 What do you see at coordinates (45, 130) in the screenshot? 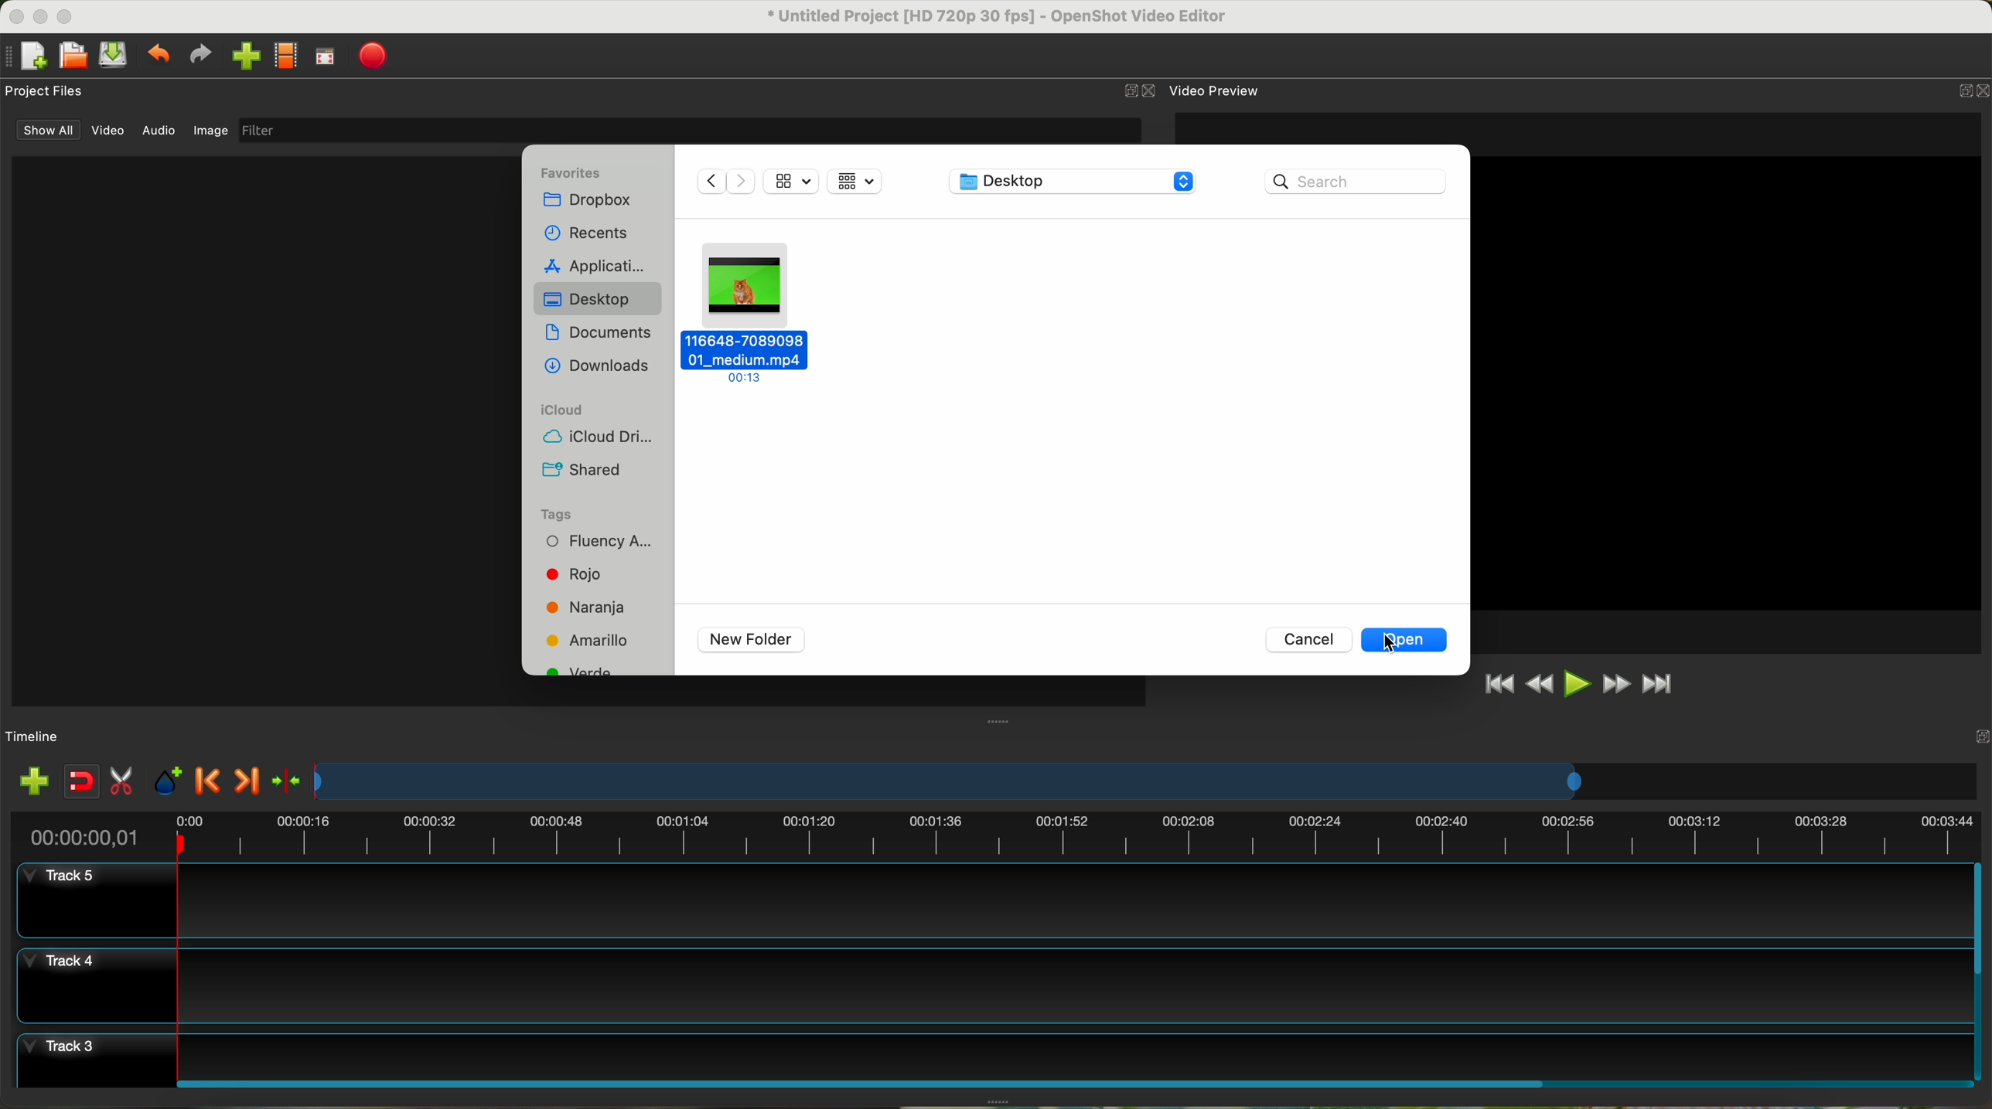
I see `show all` at bounding box center [45, 130].